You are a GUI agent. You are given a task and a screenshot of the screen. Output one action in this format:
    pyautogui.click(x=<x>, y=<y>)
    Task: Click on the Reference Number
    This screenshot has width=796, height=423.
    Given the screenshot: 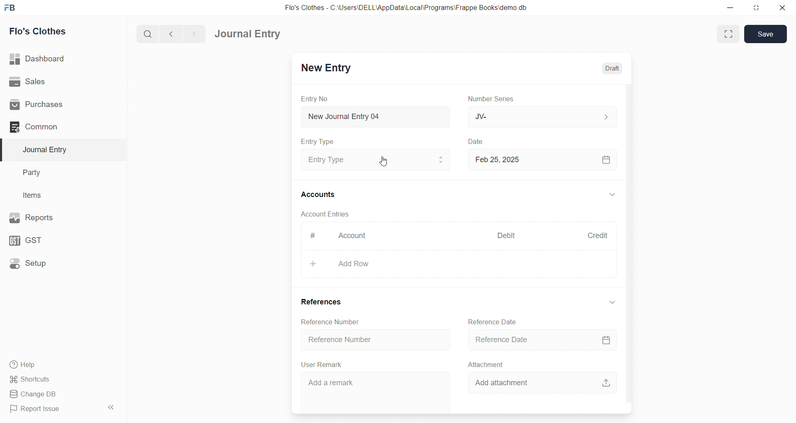 What is the action you would take?
    pyautogui.click(x=332, y=321)
    